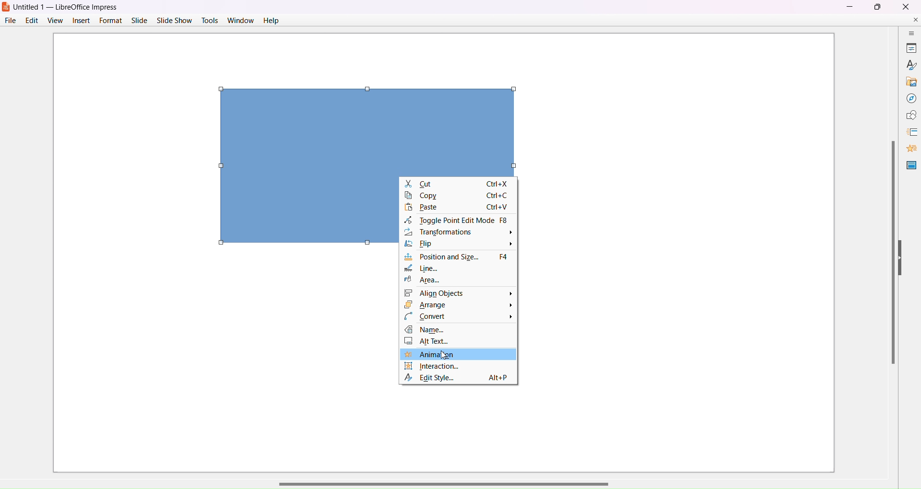 The width and height of the screenshot is (921, 489). What do you see at coordinates (139, 20) in the screenshot?
I see `Slide` at bounding box center [139, 20].